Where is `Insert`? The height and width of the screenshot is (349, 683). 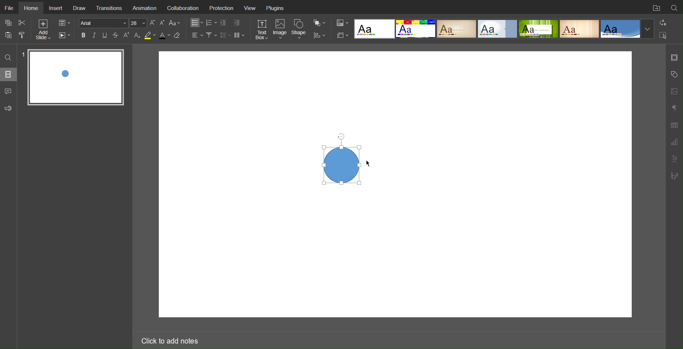
Insert is located at coordinates (57, 8).